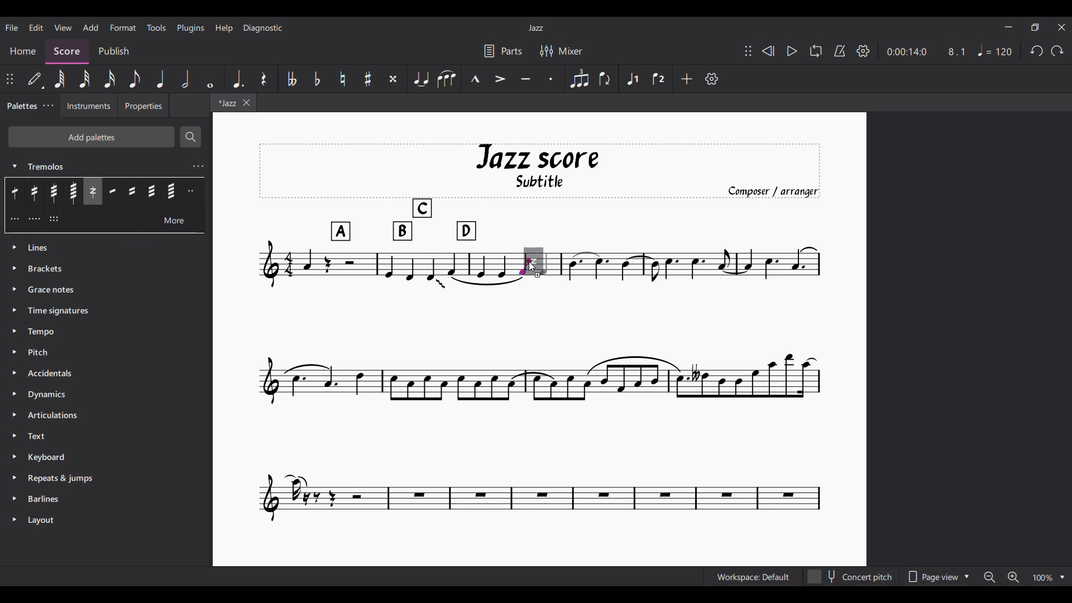 This screenshot has height=603, width=1072. Describe the element at coordinates (1009, 27) in the screenshot. I see `Minimize` at that location.